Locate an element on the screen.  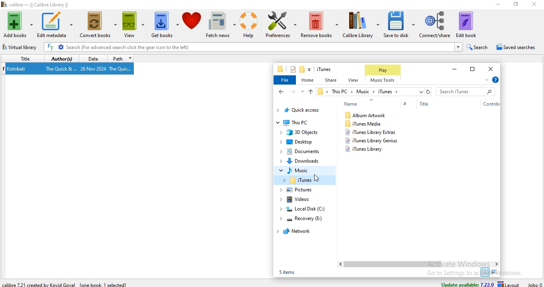
local disk (C:) is located at coordinates (300, 210).